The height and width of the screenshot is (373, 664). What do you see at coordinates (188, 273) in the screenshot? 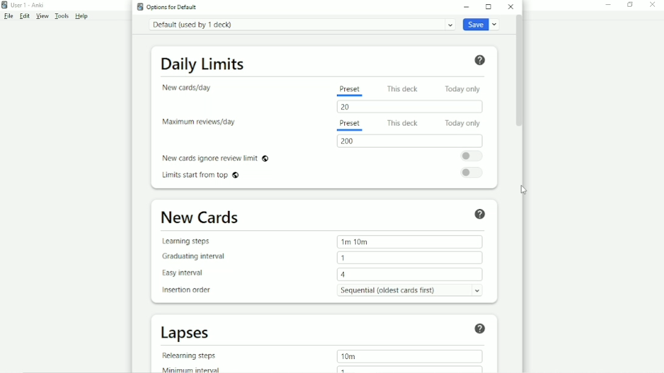
I see `Easy interval` at bounding box center [188, 273].